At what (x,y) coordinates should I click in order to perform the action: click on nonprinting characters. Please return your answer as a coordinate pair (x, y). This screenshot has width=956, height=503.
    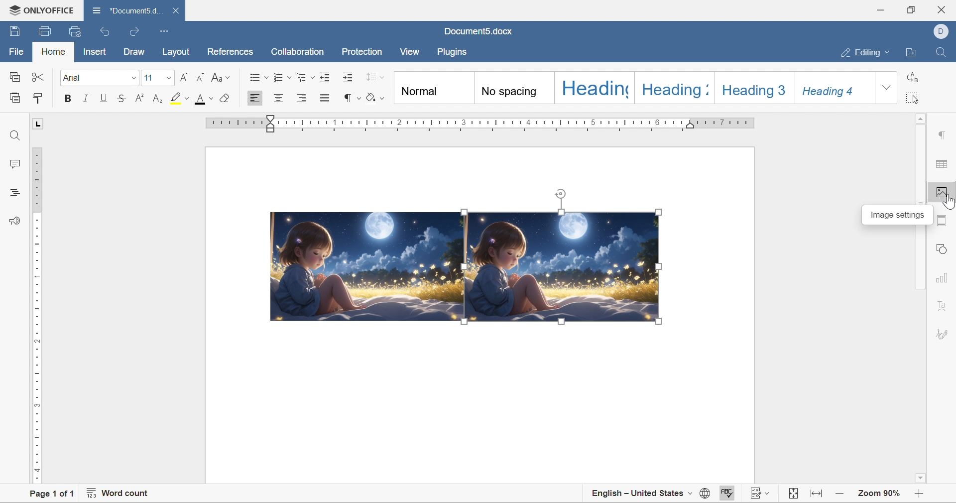
    Looking at the image, I should click on (352, 98).